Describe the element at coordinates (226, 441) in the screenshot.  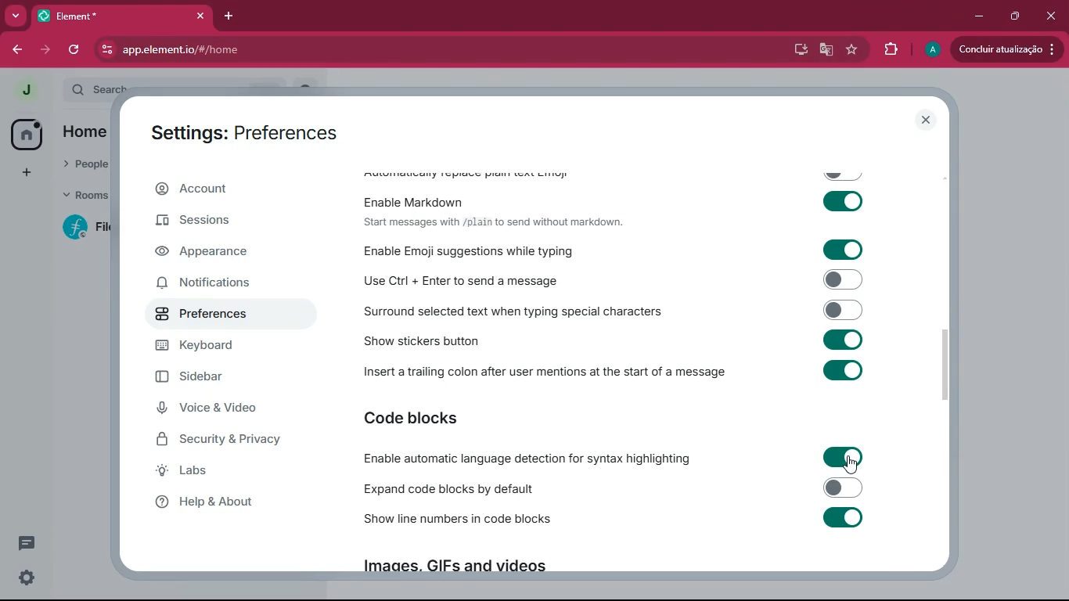
I see `security & Privacy` at that location.